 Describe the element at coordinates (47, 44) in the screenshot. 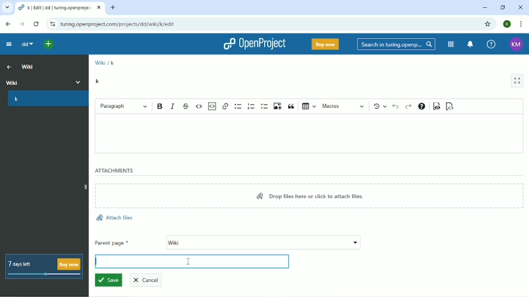

I see `Open quick add menu` at that location.